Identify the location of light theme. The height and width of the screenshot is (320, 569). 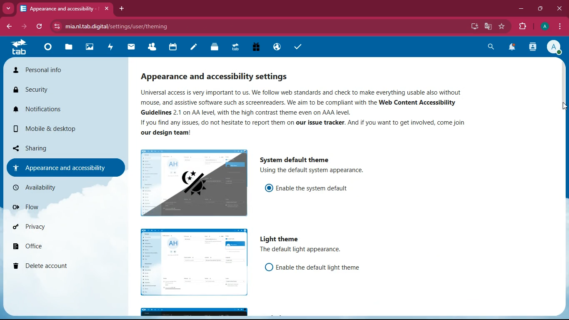
(282, 239).